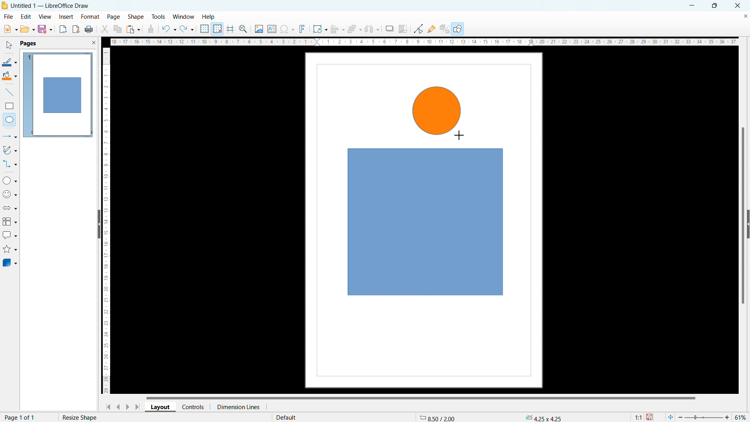 This screenshot has width=750, height=422. I want to click on minimize, so click(691, 5).